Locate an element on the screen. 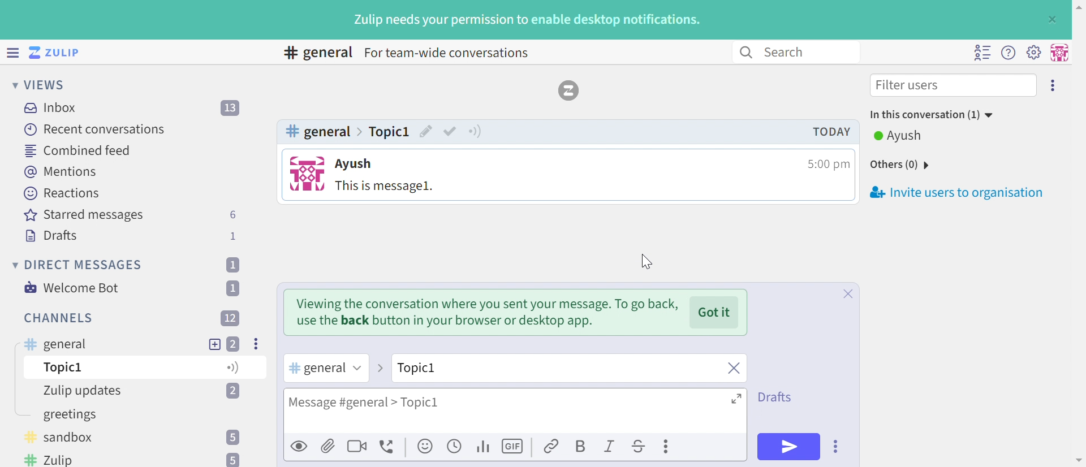 This screenshot has width=1086, height=467. Italic is located at coordinates (610, 448).